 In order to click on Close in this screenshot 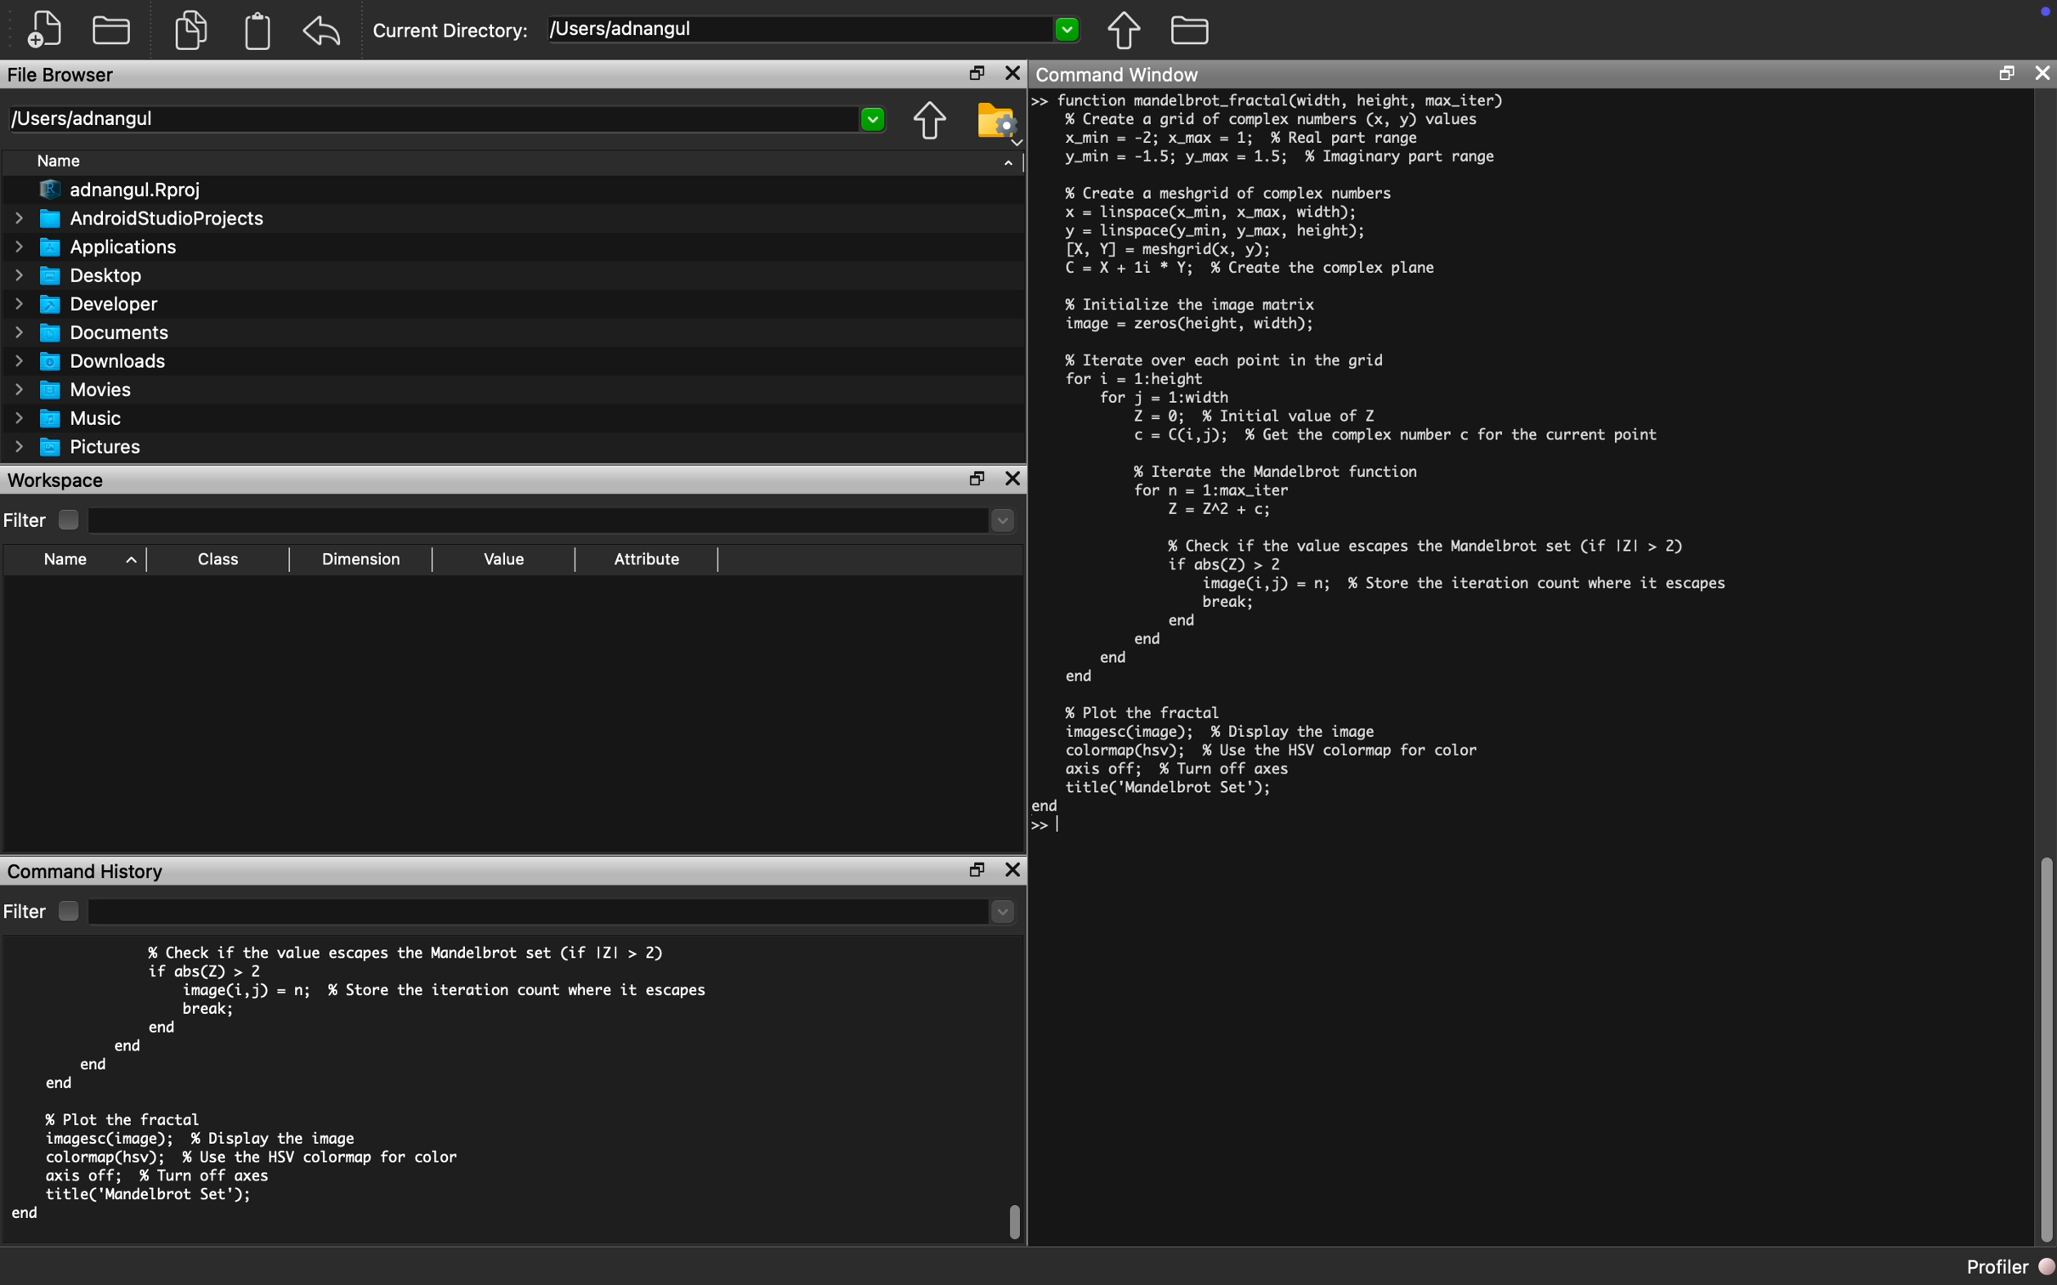, I will do `click(1011, 871)`.